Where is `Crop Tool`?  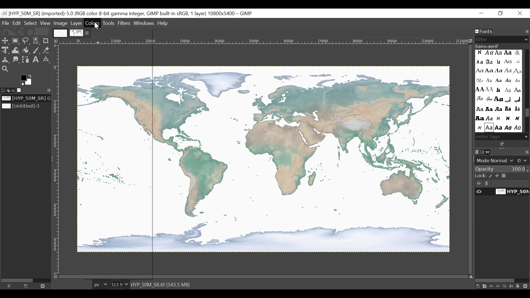 Crop Tool is located at coordinates (47, 41).